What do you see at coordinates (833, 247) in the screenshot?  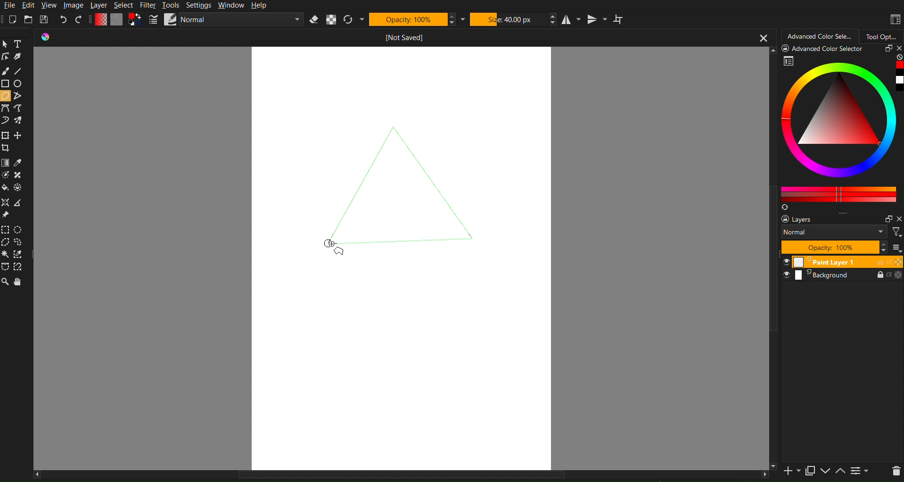 I see `opacity: 100%` at bounding box center [833, 247].